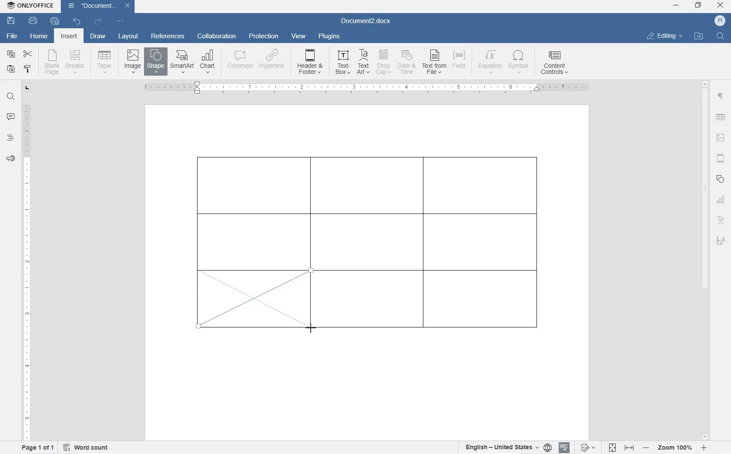 This screenshot has width=731, height=454. What do you see at coordinates (98, 22) in the screenshot?
I see `redo` at bounding box center [98, 22].